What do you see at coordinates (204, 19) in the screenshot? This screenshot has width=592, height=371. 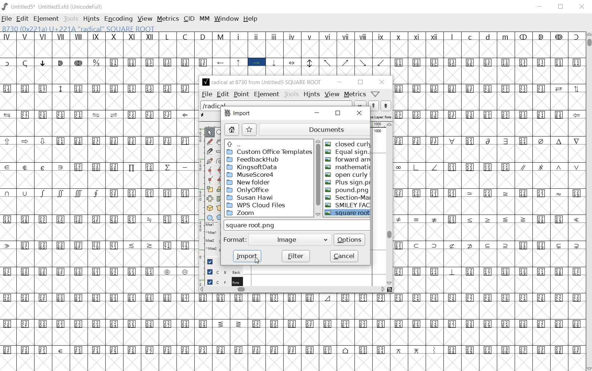 I see `MM` at bounding box center [204, 19].